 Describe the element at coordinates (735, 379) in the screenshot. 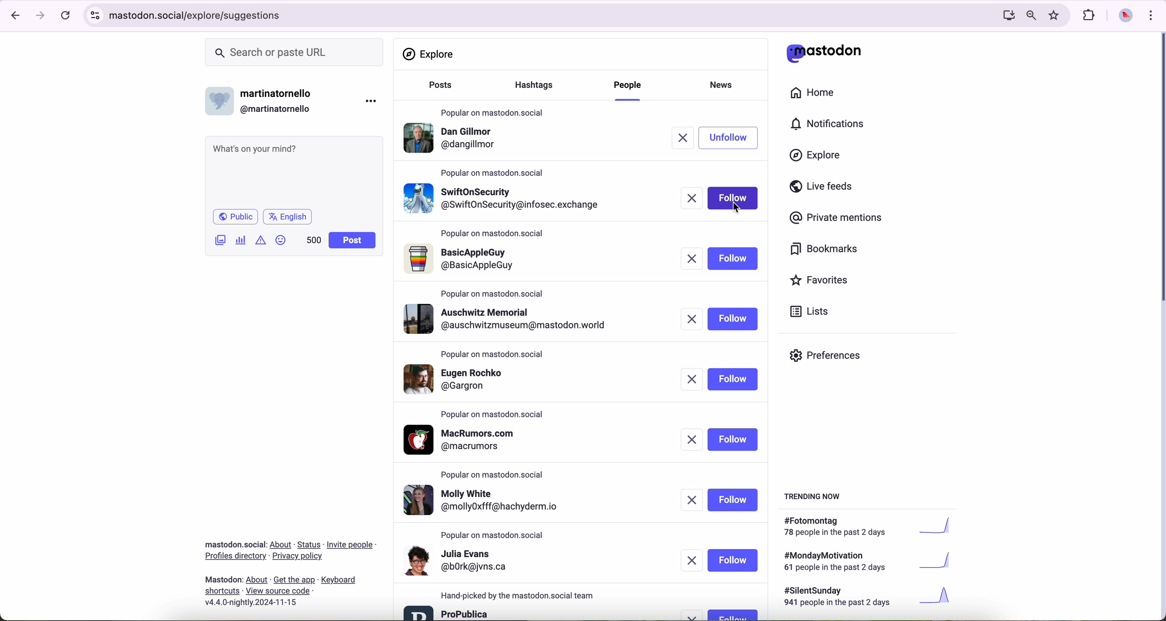

I see `follow button` at that location.